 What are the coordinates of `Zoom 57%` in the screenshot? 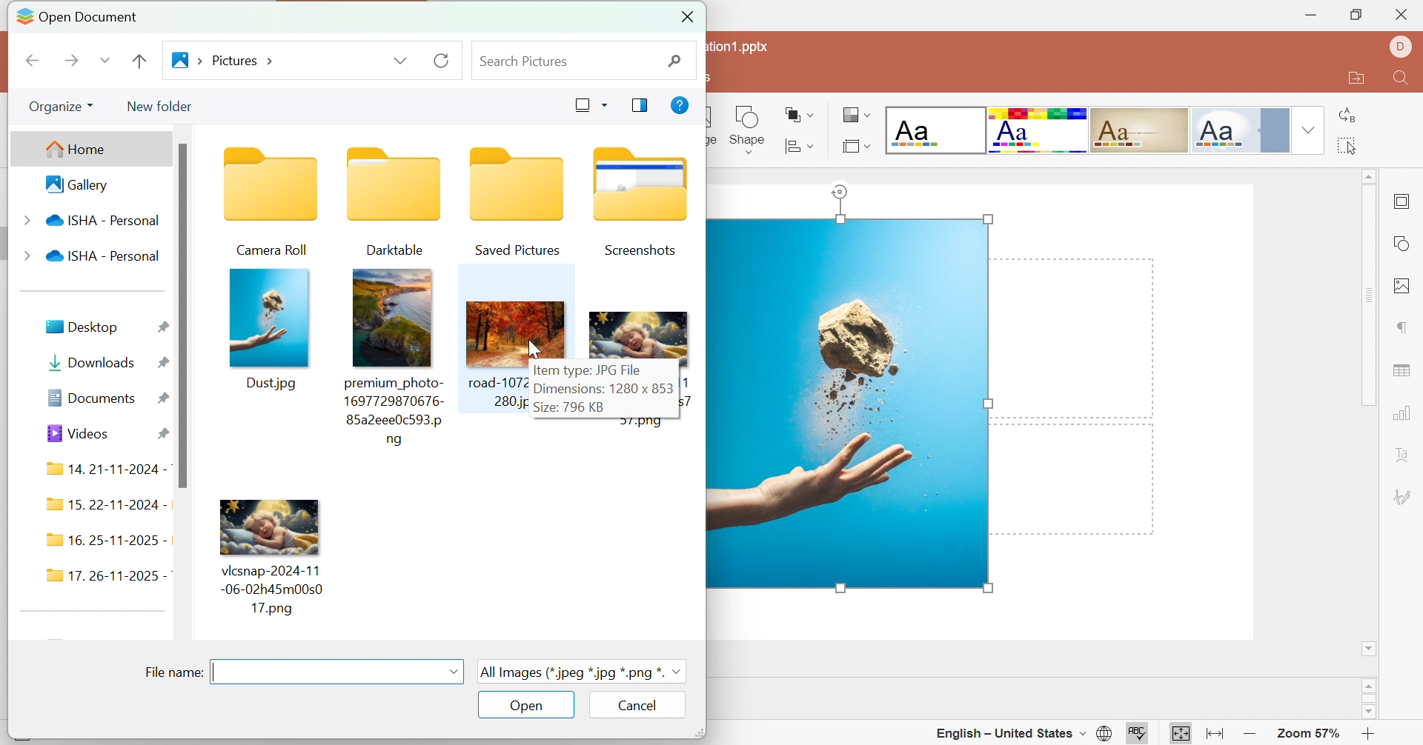 It's located at (1307, 734).